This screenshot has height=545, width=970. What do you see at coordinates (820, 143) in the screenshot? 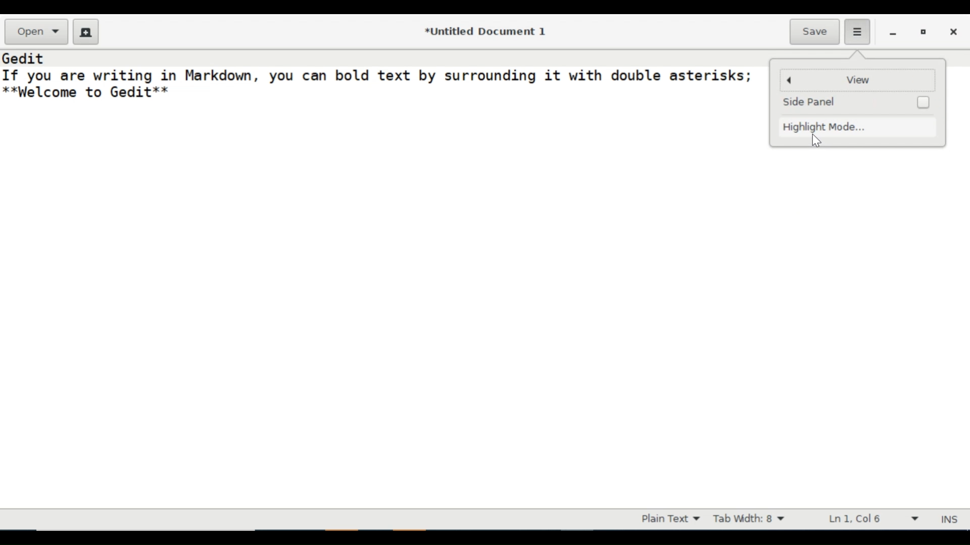
I see `cursor` at bounding box center [820, 143].